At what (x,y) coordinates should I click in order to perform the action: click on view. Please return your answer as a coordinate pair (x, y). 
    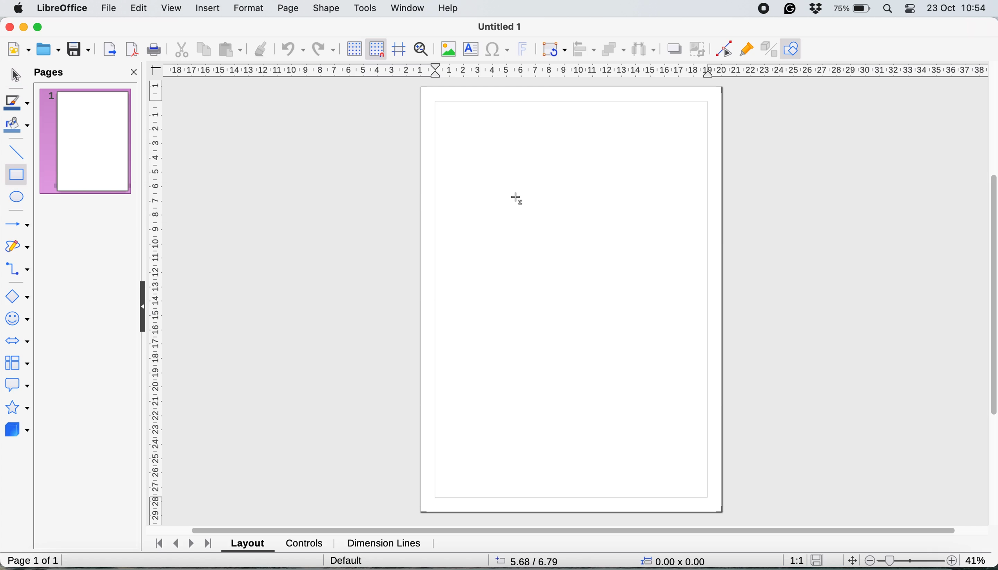
    Looking at the image, I should click on (172, 9).